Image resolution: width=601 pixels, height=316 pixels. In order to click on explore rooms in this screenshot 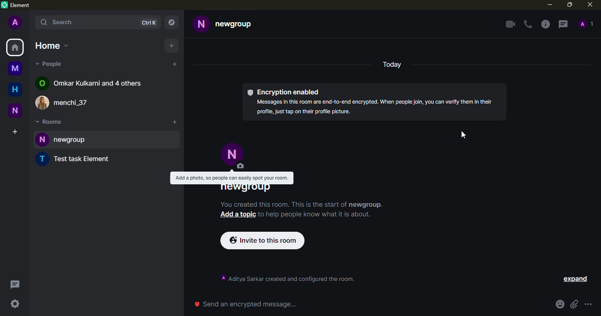, I will do `click(171, 22)`.